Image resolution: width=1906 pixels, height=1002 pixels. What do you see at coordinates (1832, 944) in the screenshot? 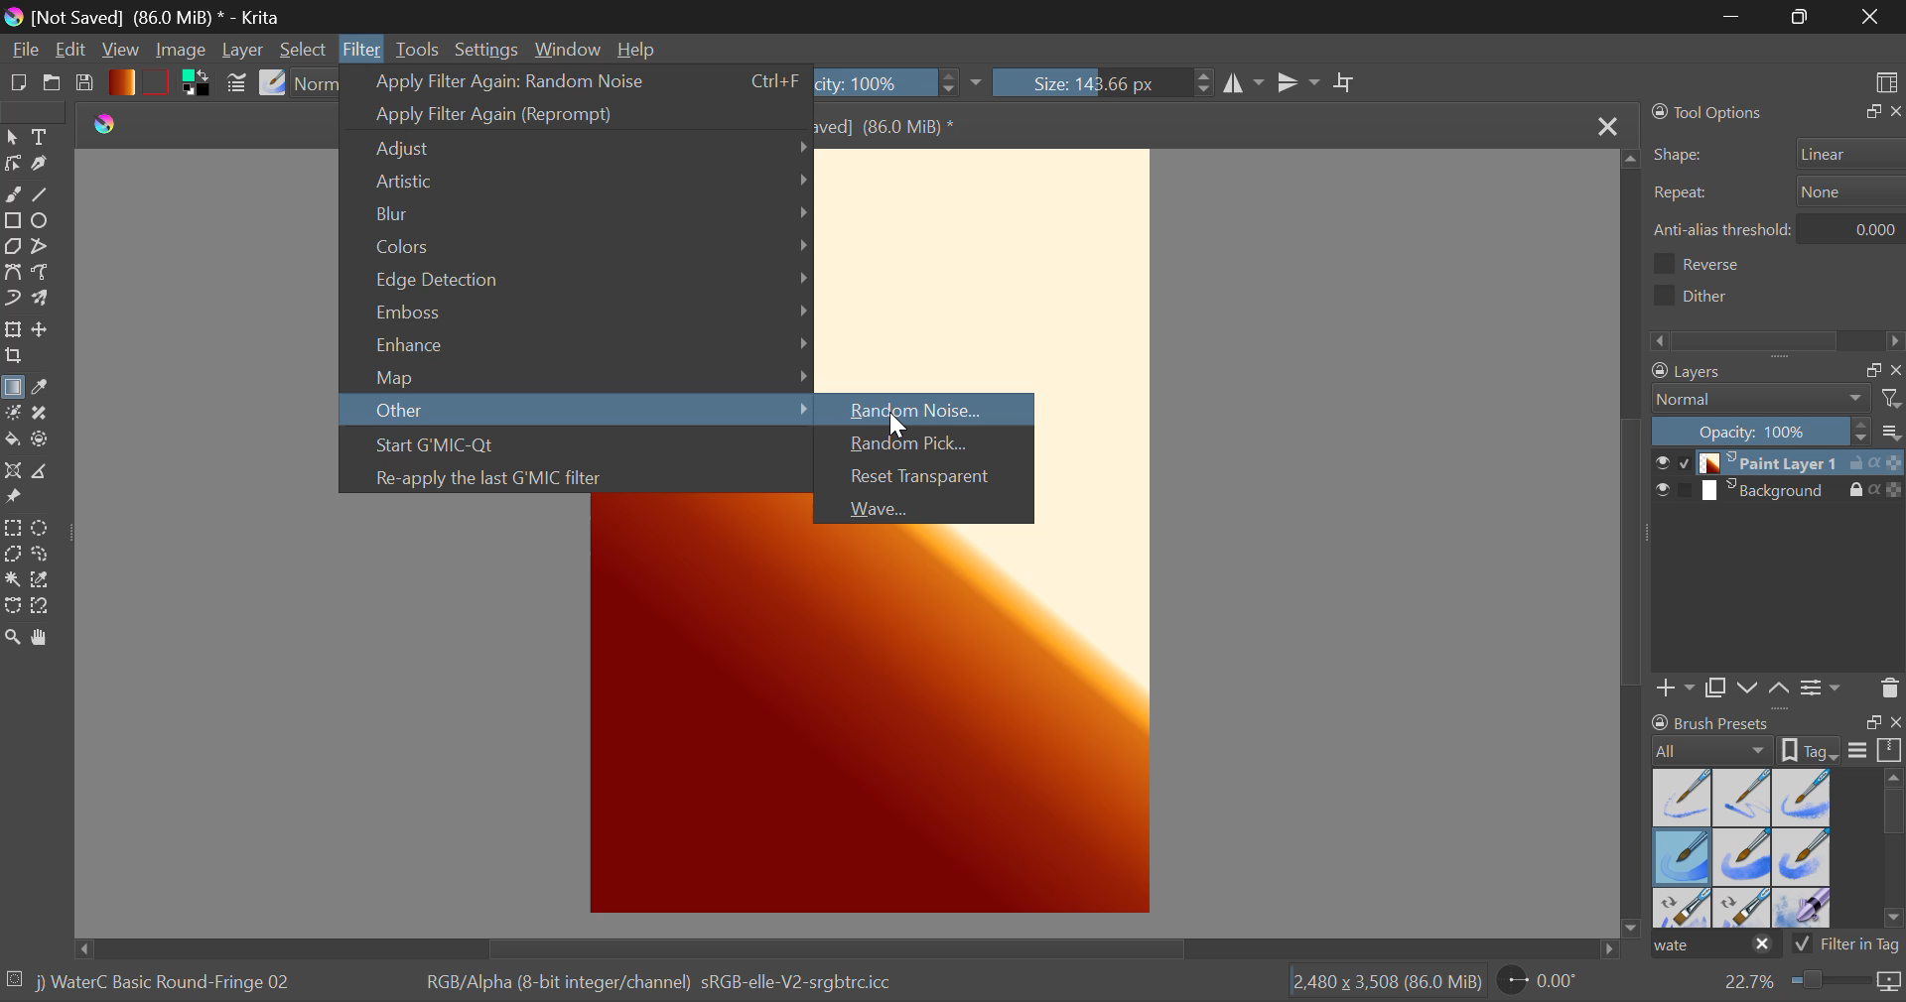
I see `tag filter` at bounding box center [1832, 944].